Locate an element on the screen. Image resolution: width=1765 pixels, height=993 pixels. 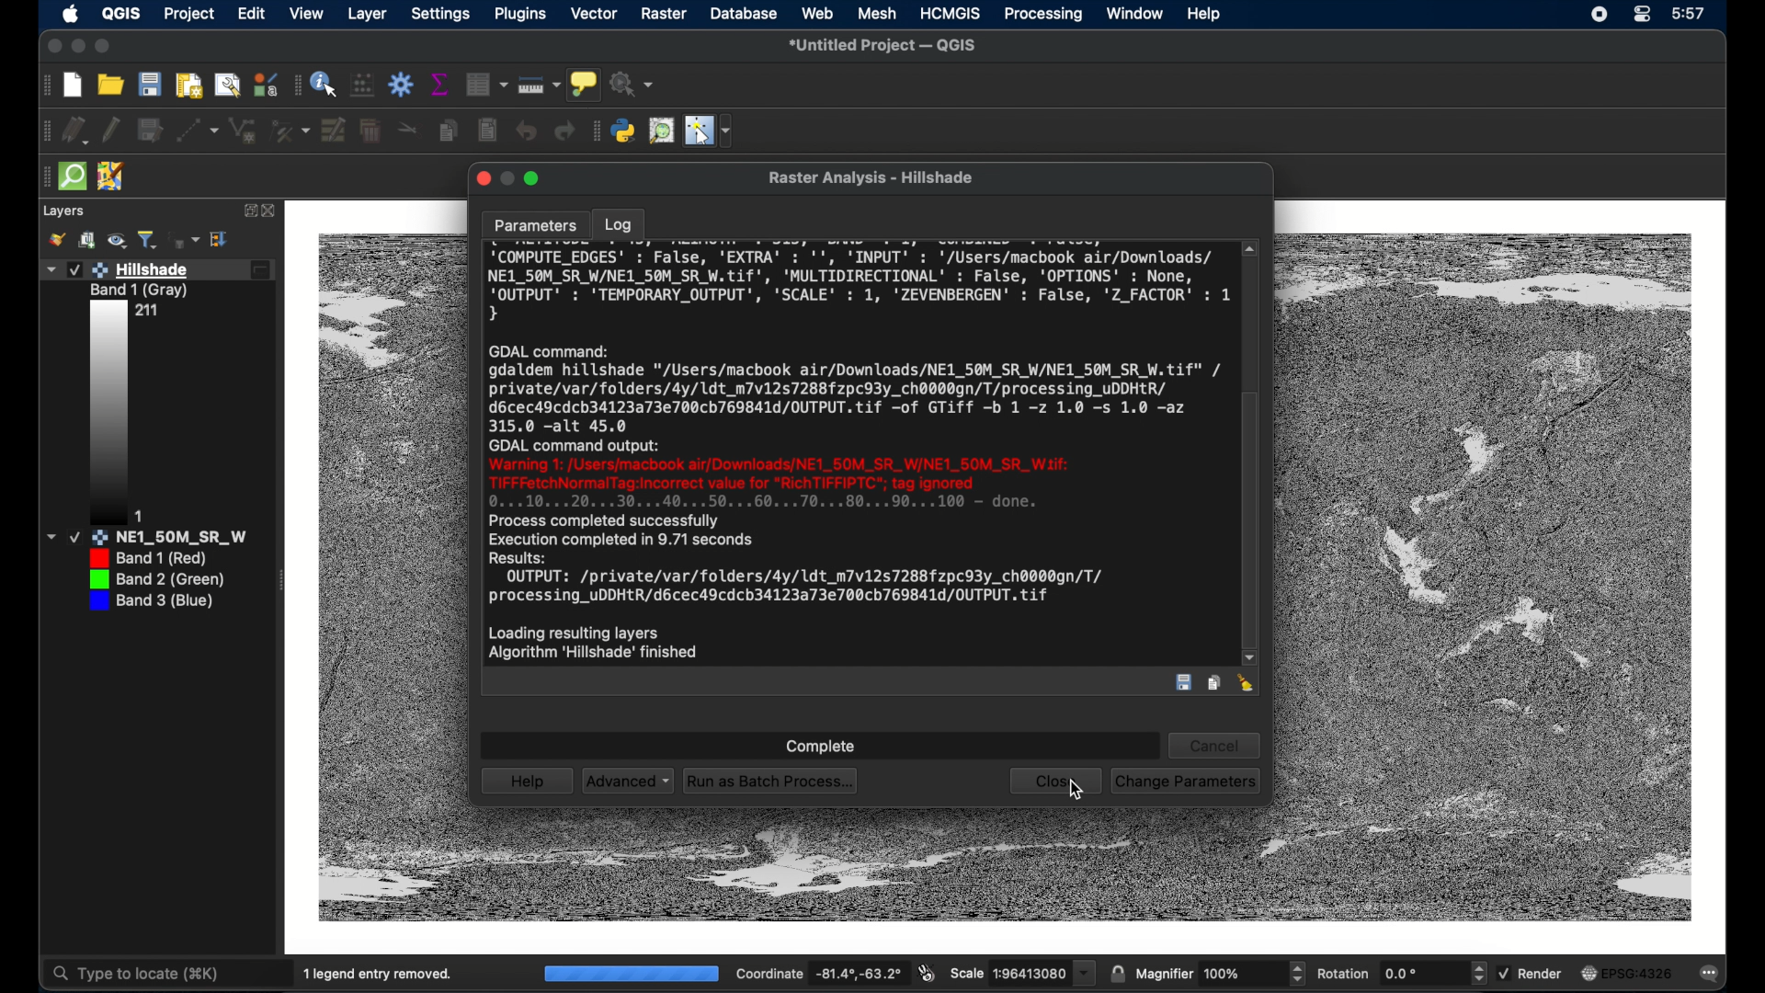
web is located at coordinates (818, 14).